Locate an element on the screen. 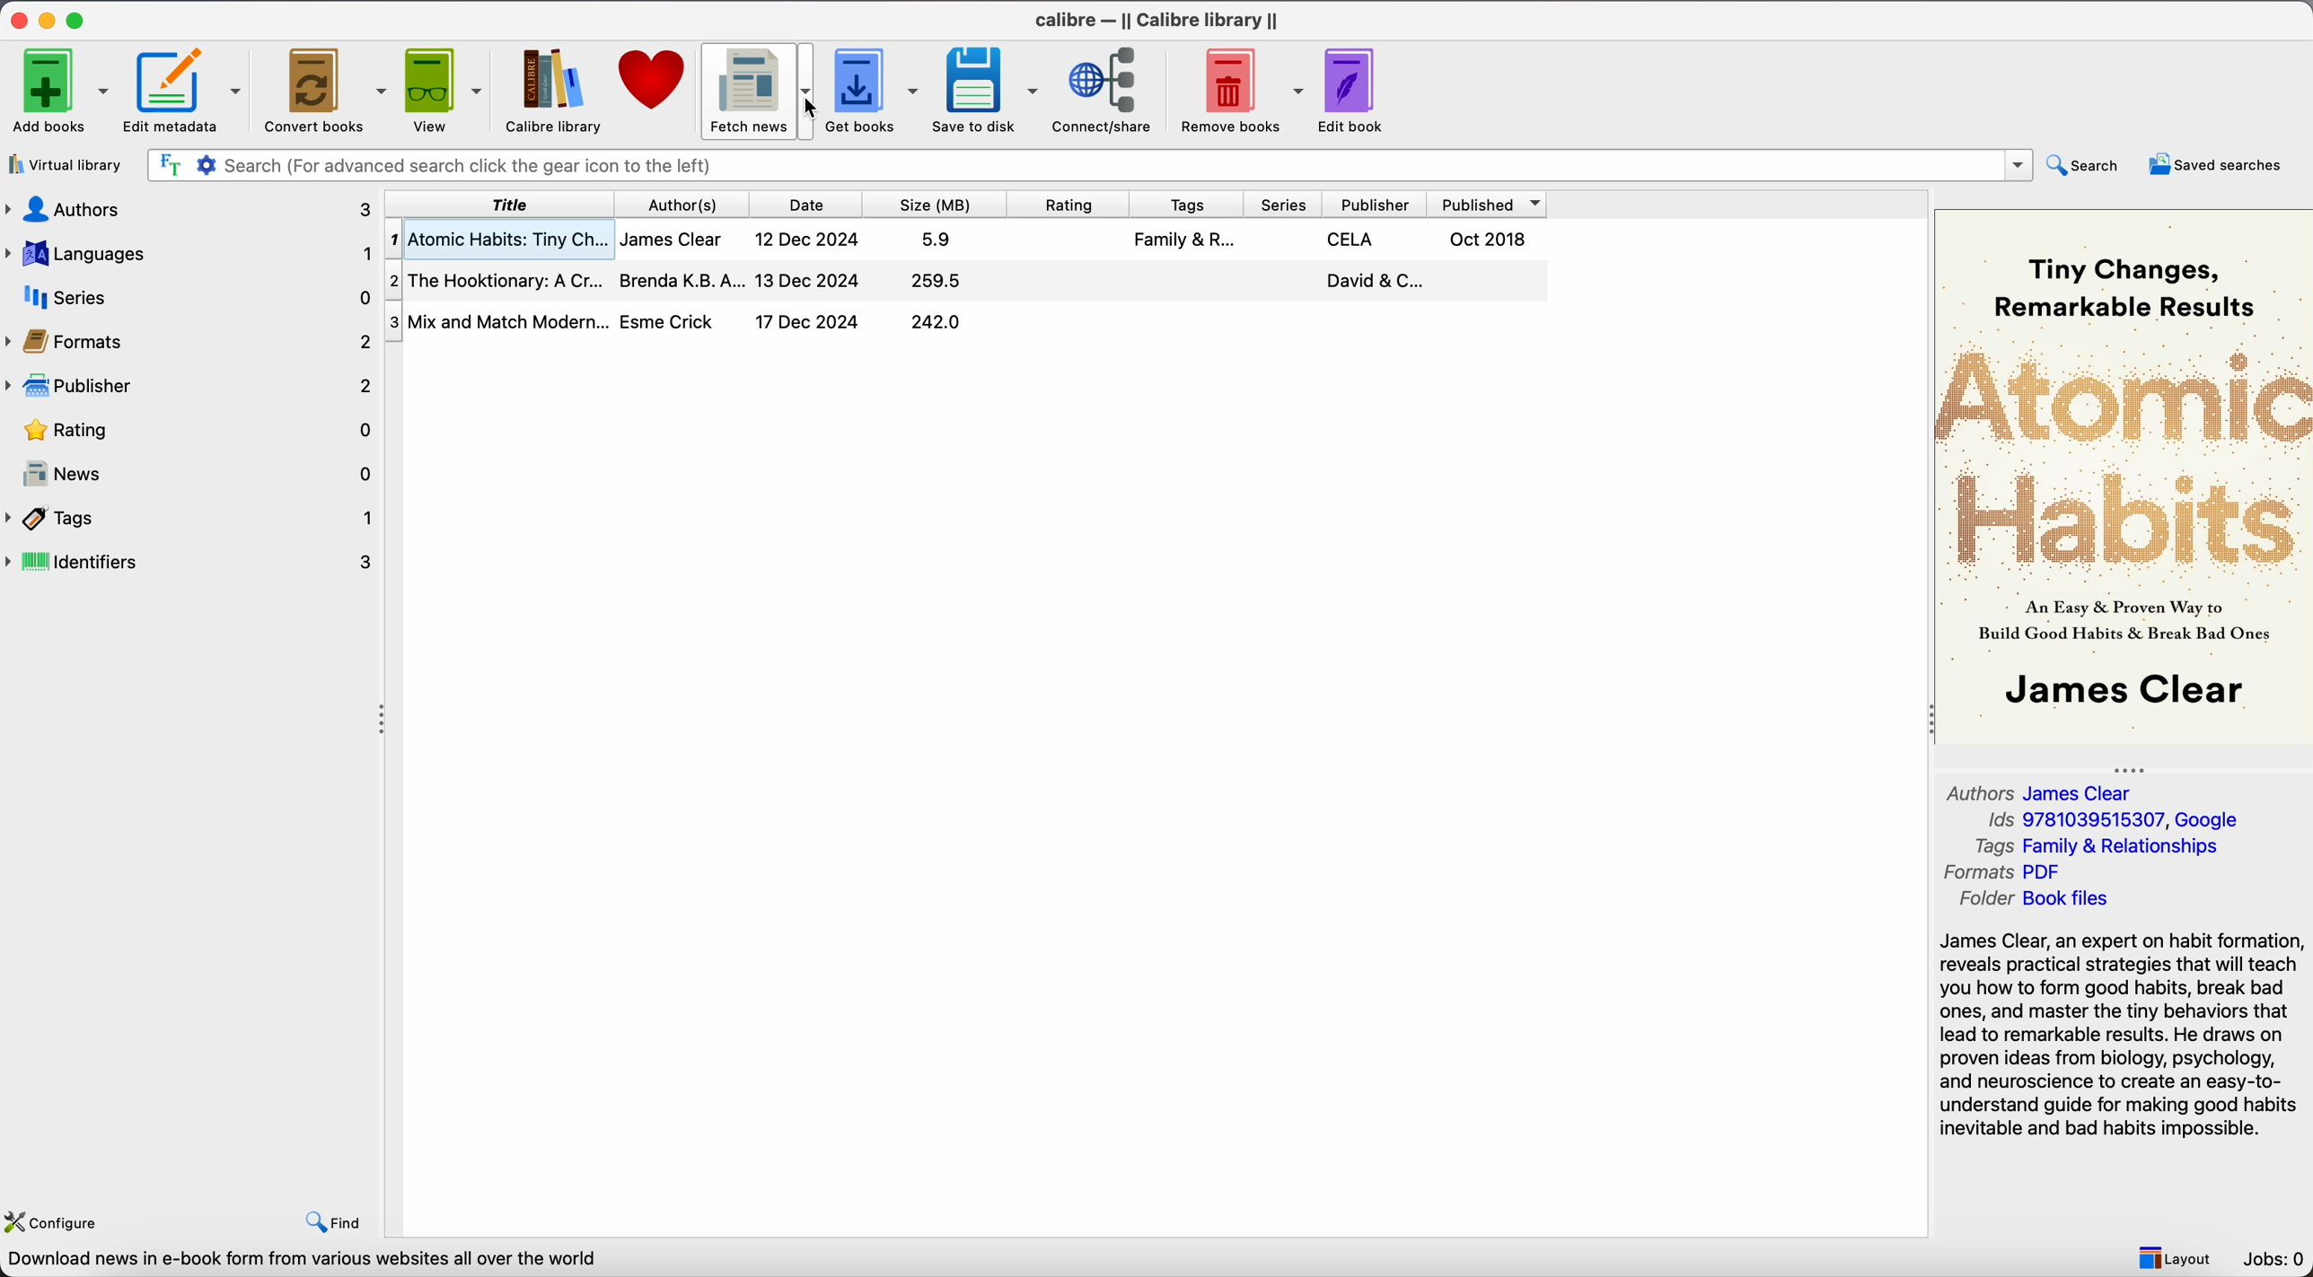 The height and width of the screenshot is (1277, 2313). connect/share is located at coordinates (1107, 89).